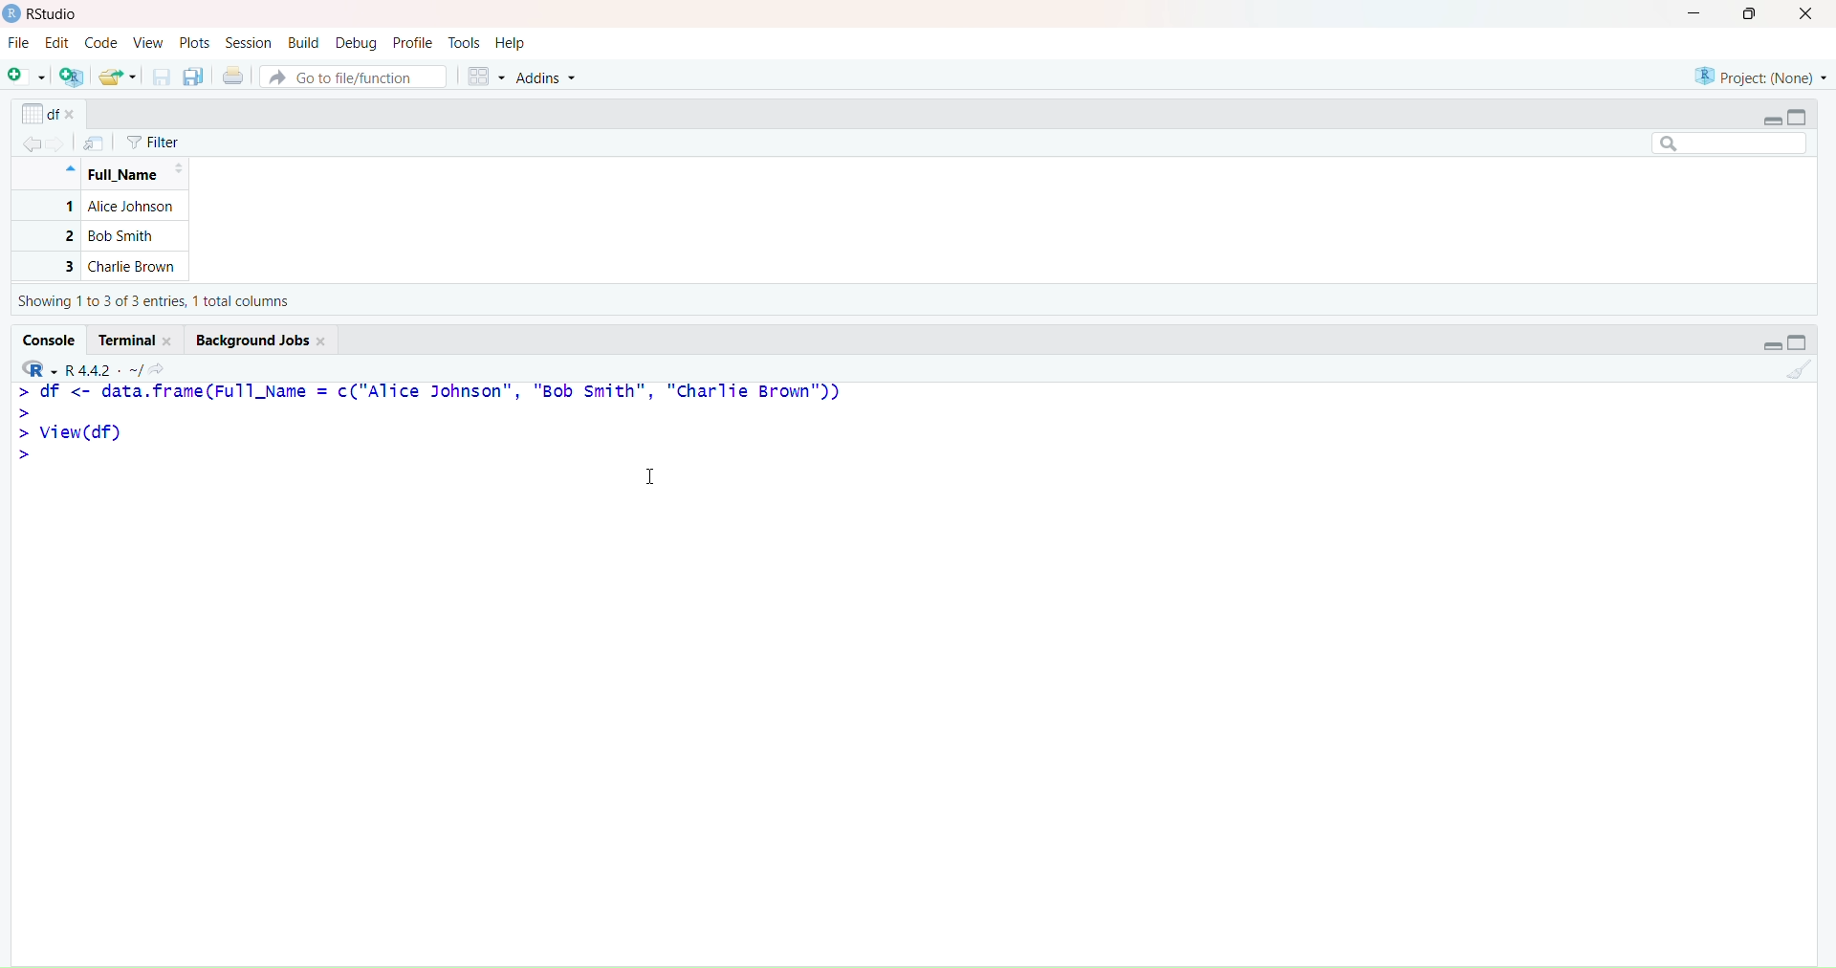 Image resolution: width=1836 pixels, height=968 pixels. What do you see at coordinates (52, 339) in the screenshot?
I see `Console` at bounding box center [52, 339].